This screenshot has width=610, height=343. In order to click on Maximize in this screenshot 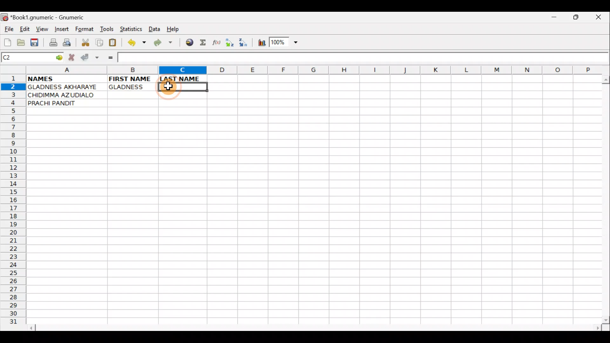, I will do `click(577, 18)`.